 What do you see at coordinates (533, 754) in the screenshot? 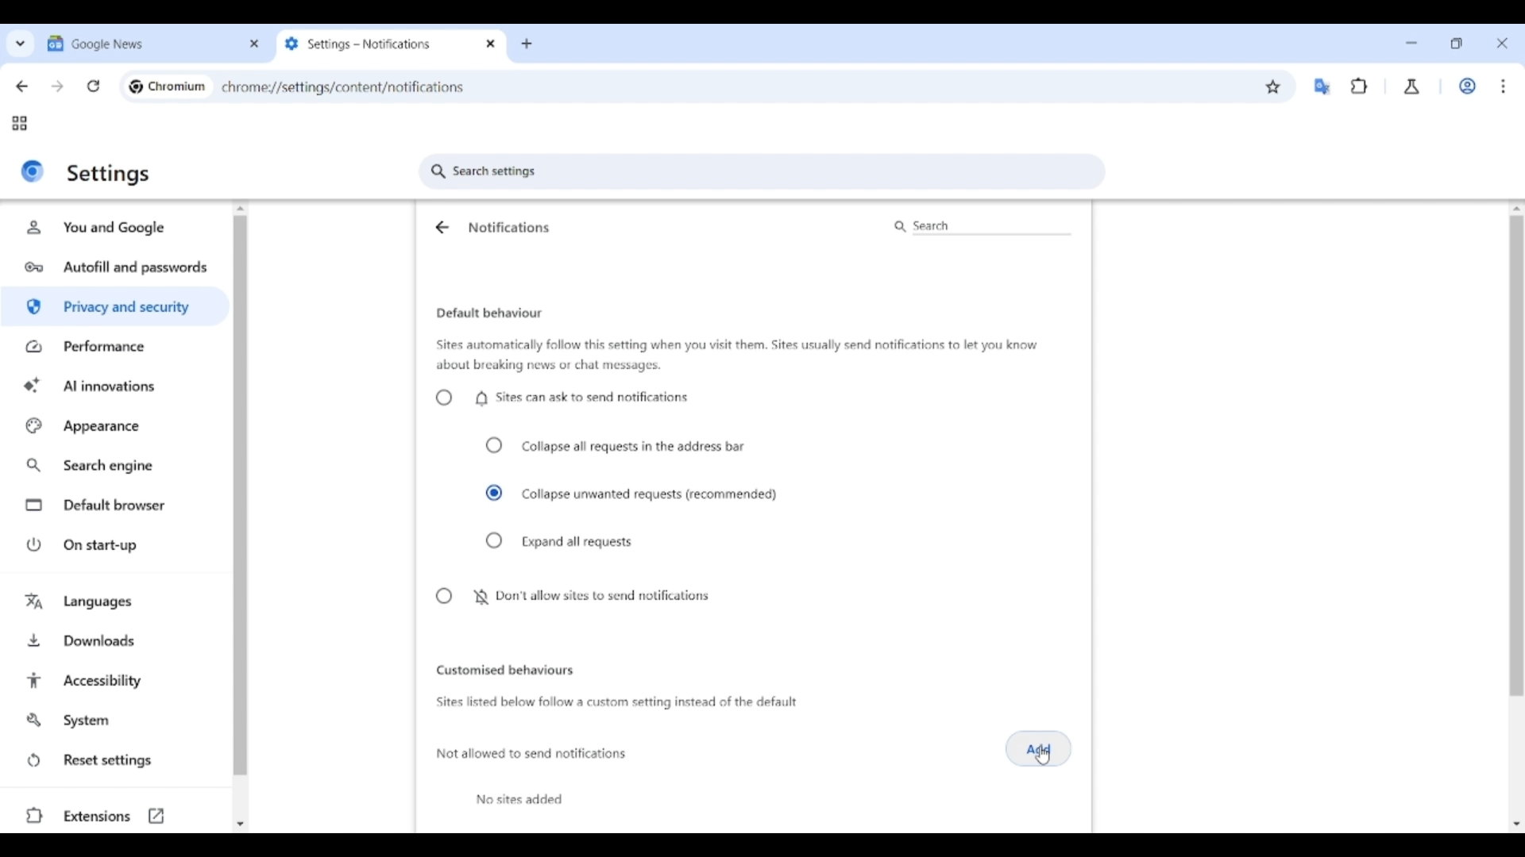
I see `Not allowed to send notifications` at bounding box center [533, 754].